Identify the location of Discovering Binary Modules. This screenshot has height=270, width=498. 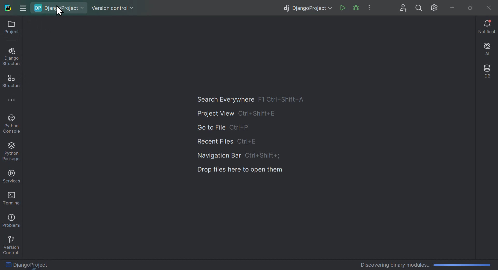
(423, 264).